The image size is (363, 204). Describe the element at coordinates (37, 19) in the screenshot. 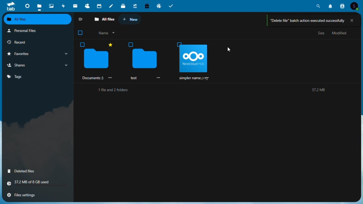

I see `All files` at that location.